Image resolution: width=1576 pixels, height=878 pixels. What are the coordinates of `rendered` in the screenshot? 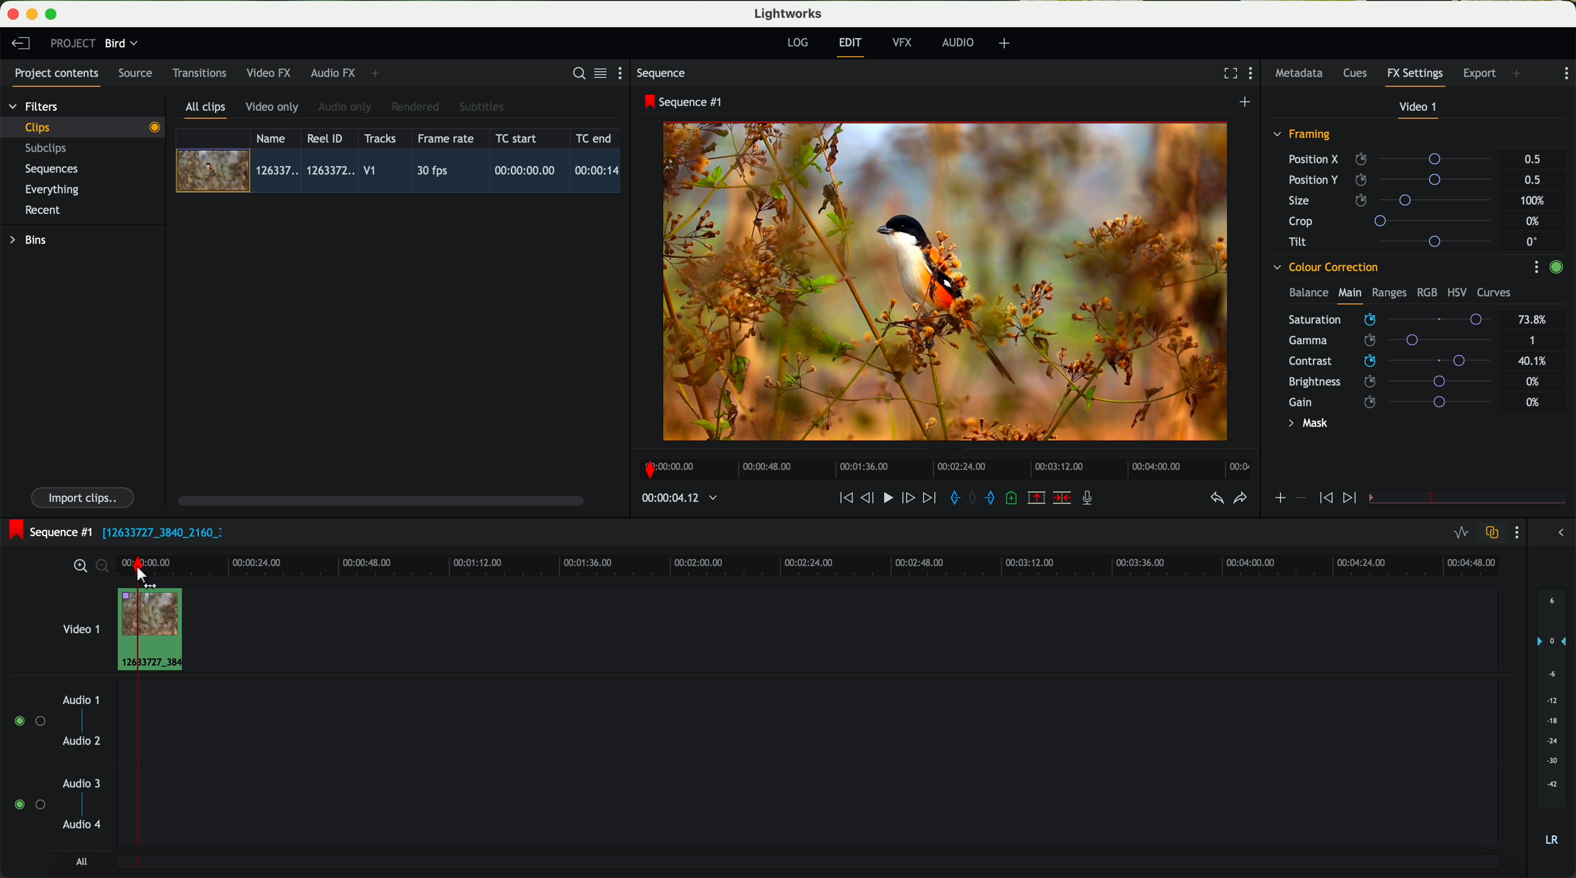 It's located at (416, 108).